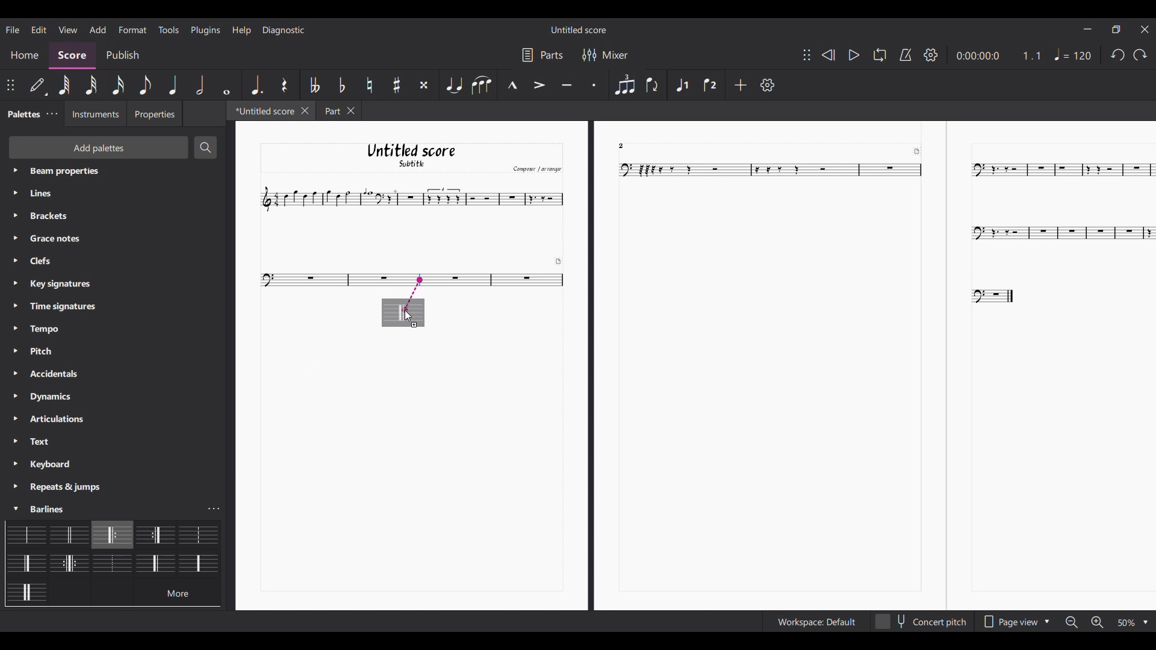  Describe the element at coordinates (880, 55) in the screenshot. I see `Loop playback ` at that location.